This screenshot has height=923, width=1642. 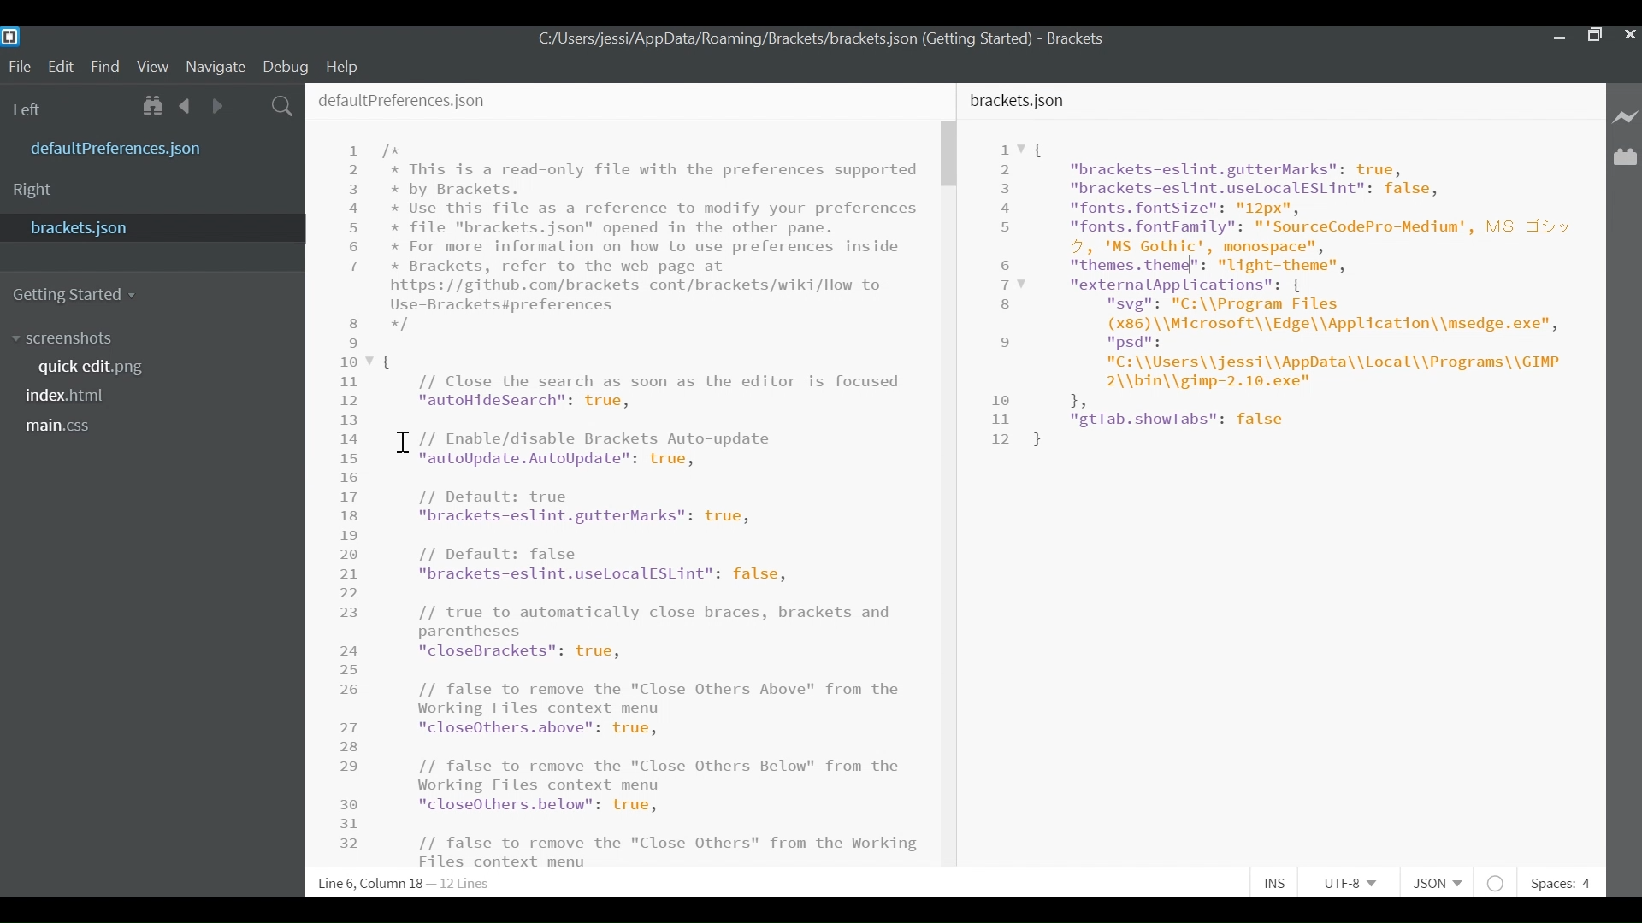 What do you see at coordinates (288, 66) in the screenshot?
I see `Debug` at bounding box center [288, 66].